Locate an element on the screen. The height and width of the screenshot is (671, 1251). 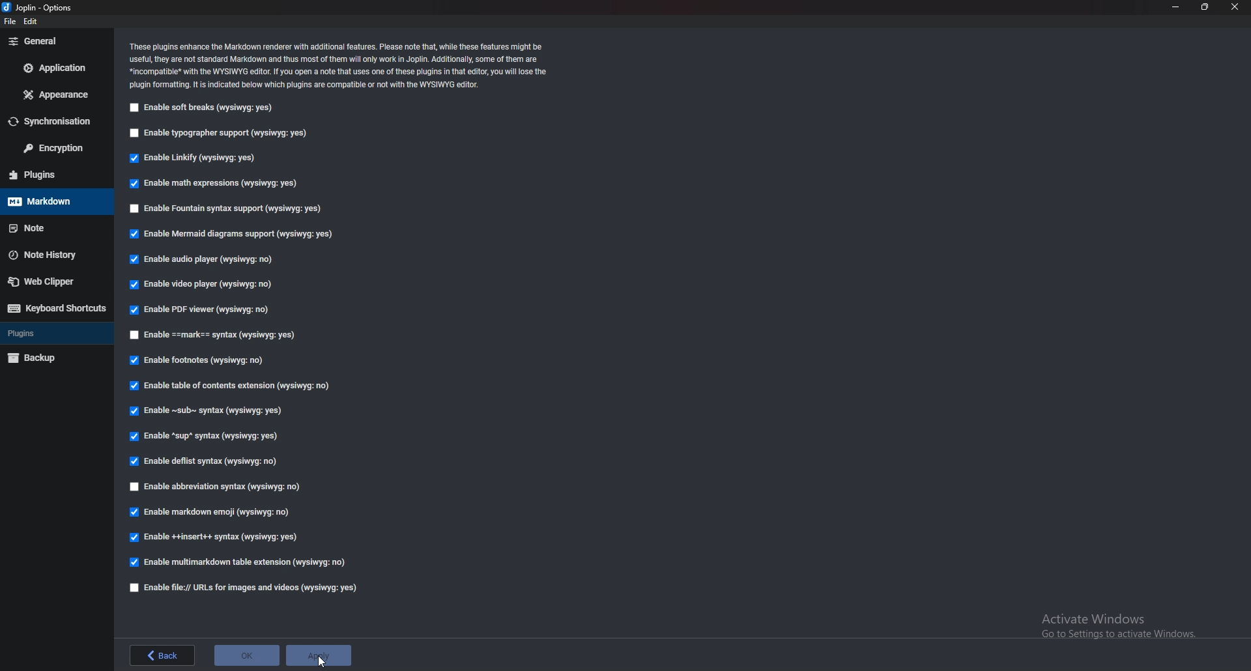
Enable typographer support is located at coordinates (222, 133).